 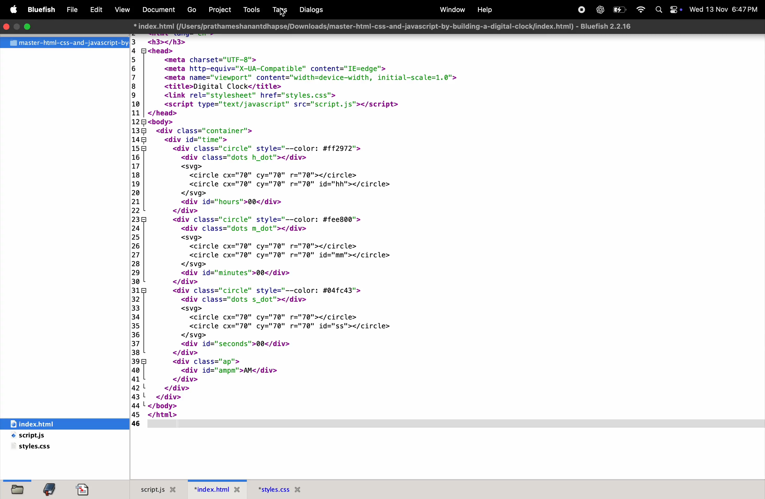 What do you see at coordinates (219, 10) in the screenshot?
I see `Project` at bounding box center [219, 10].